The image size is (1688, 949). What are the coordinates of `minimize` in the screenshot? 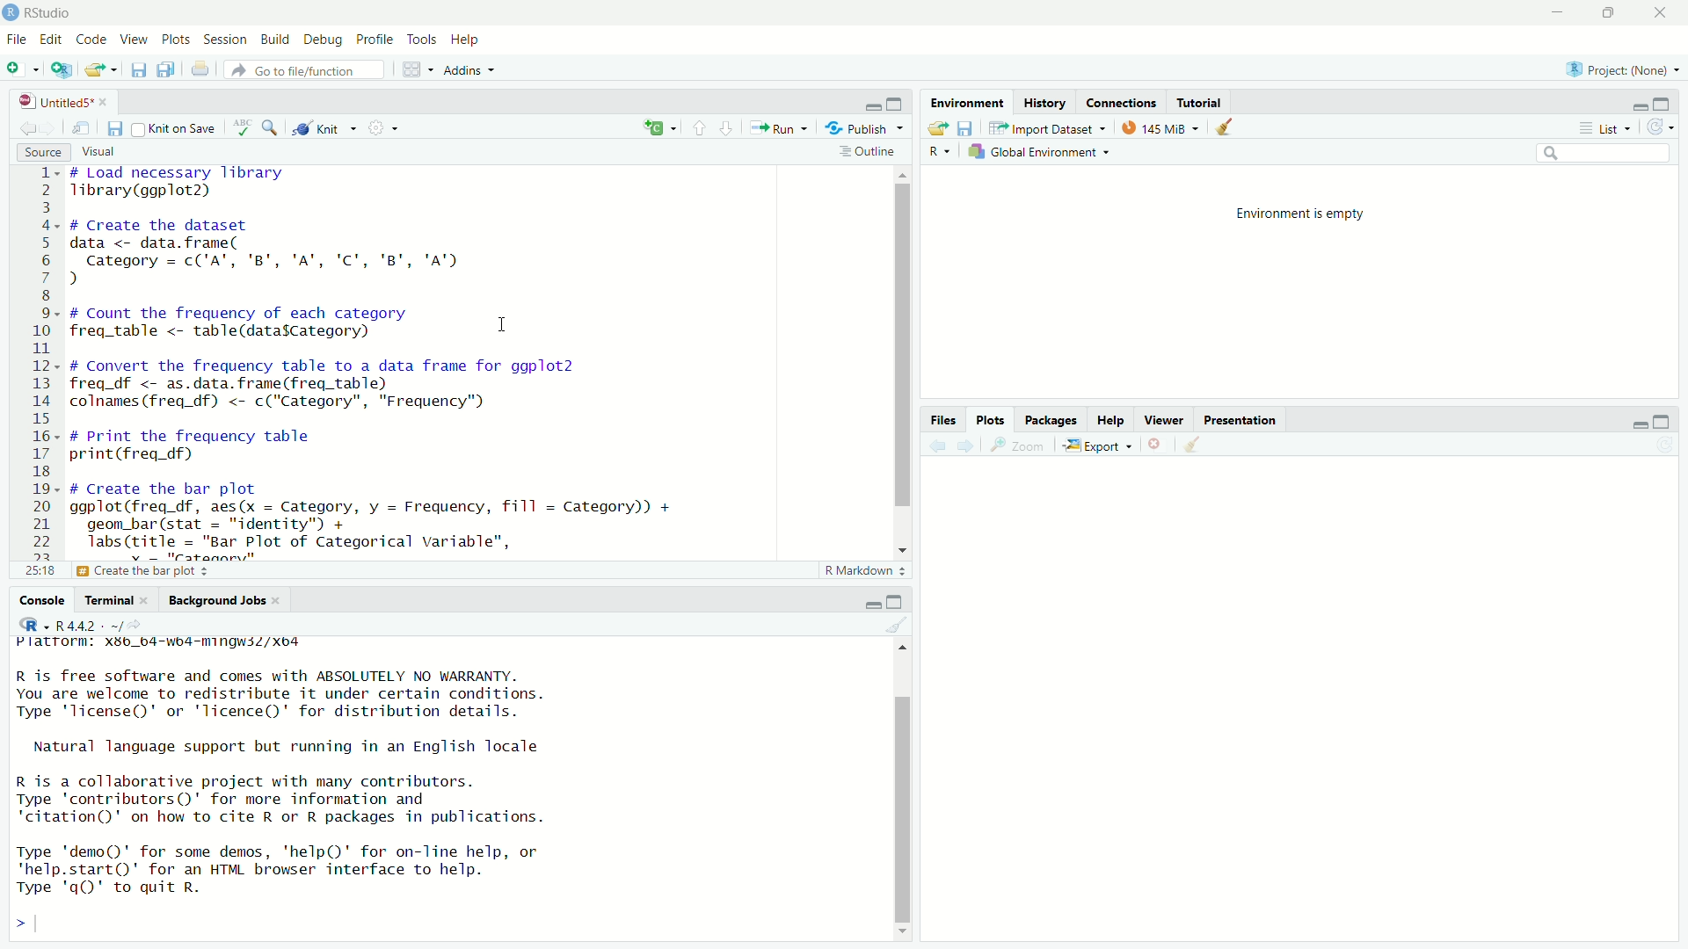 It's located at (872, 605).